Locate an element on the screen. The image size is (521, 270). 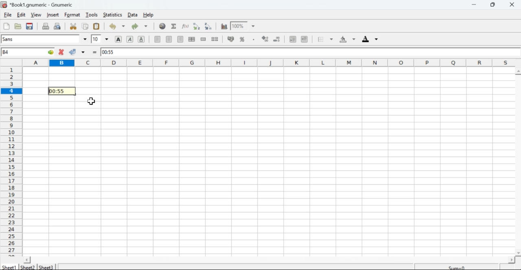
Sheet 2 is located at coordinates (28, 267).